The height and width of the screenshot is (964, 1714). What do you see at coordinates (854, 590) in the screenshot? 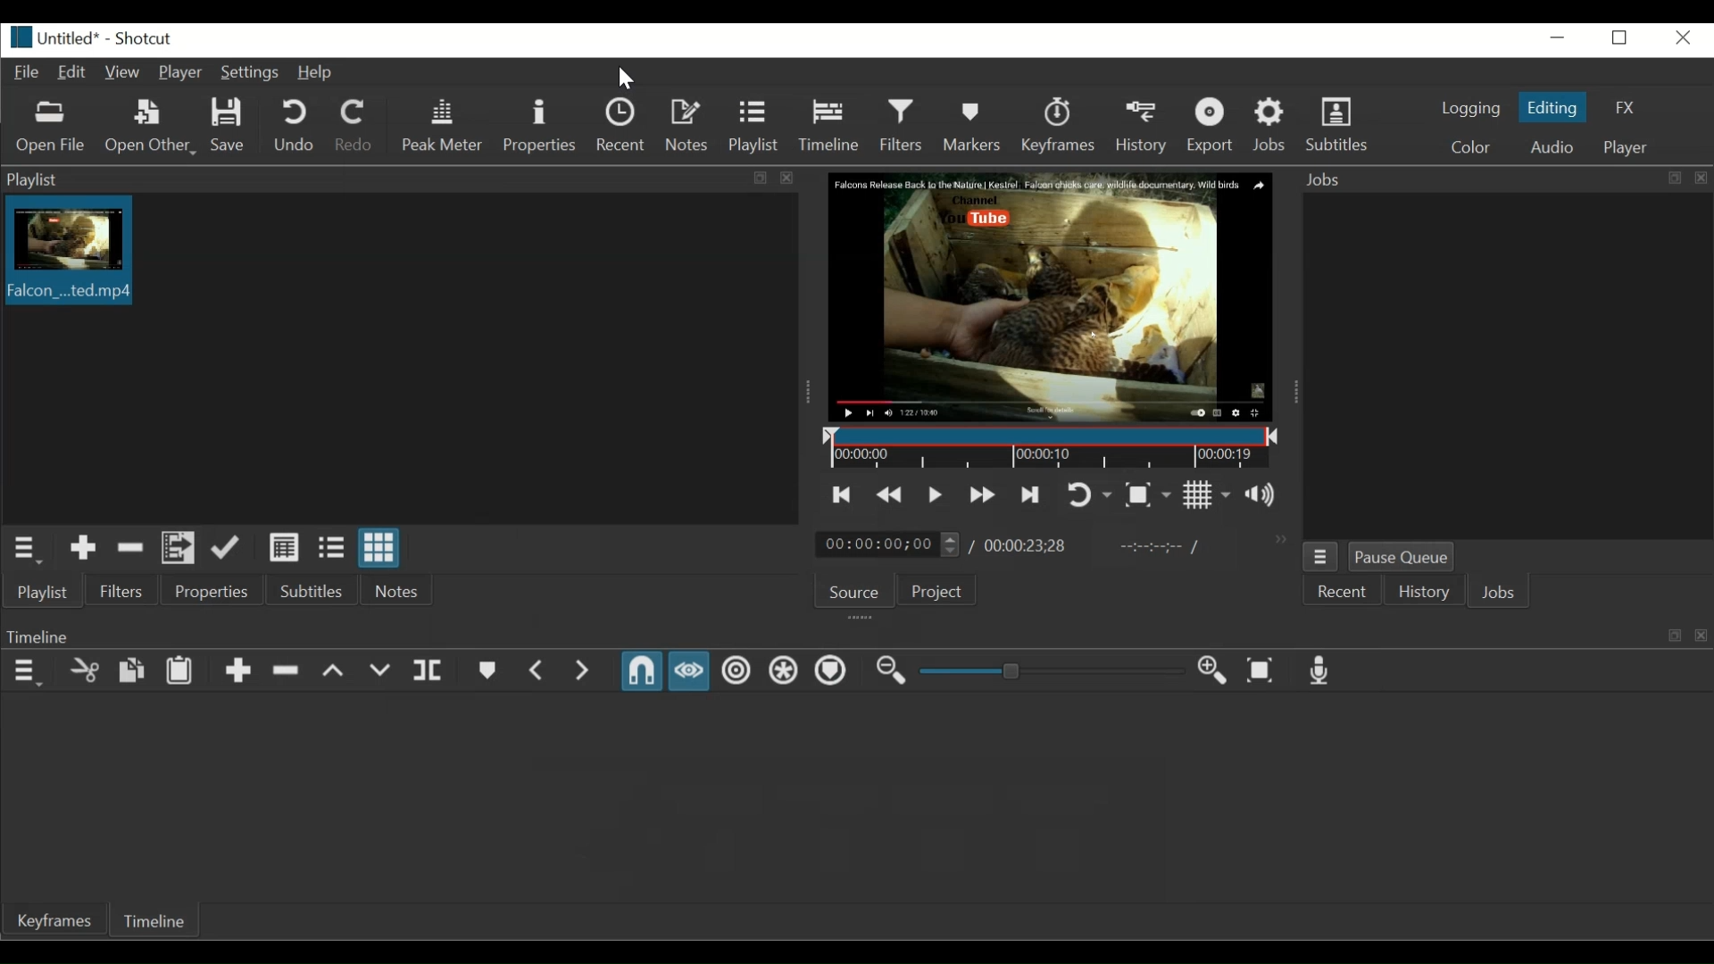
I see `Source` at bounding box center [854, 590].